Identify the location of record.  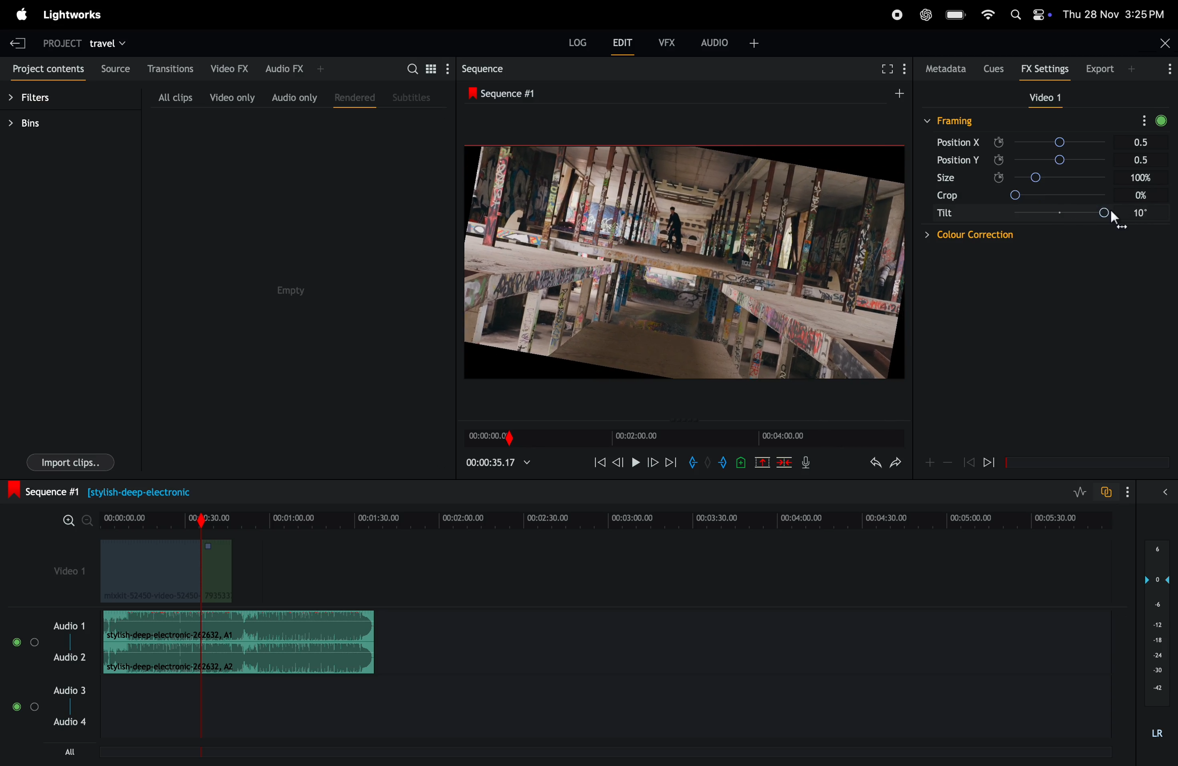
(897, 14).